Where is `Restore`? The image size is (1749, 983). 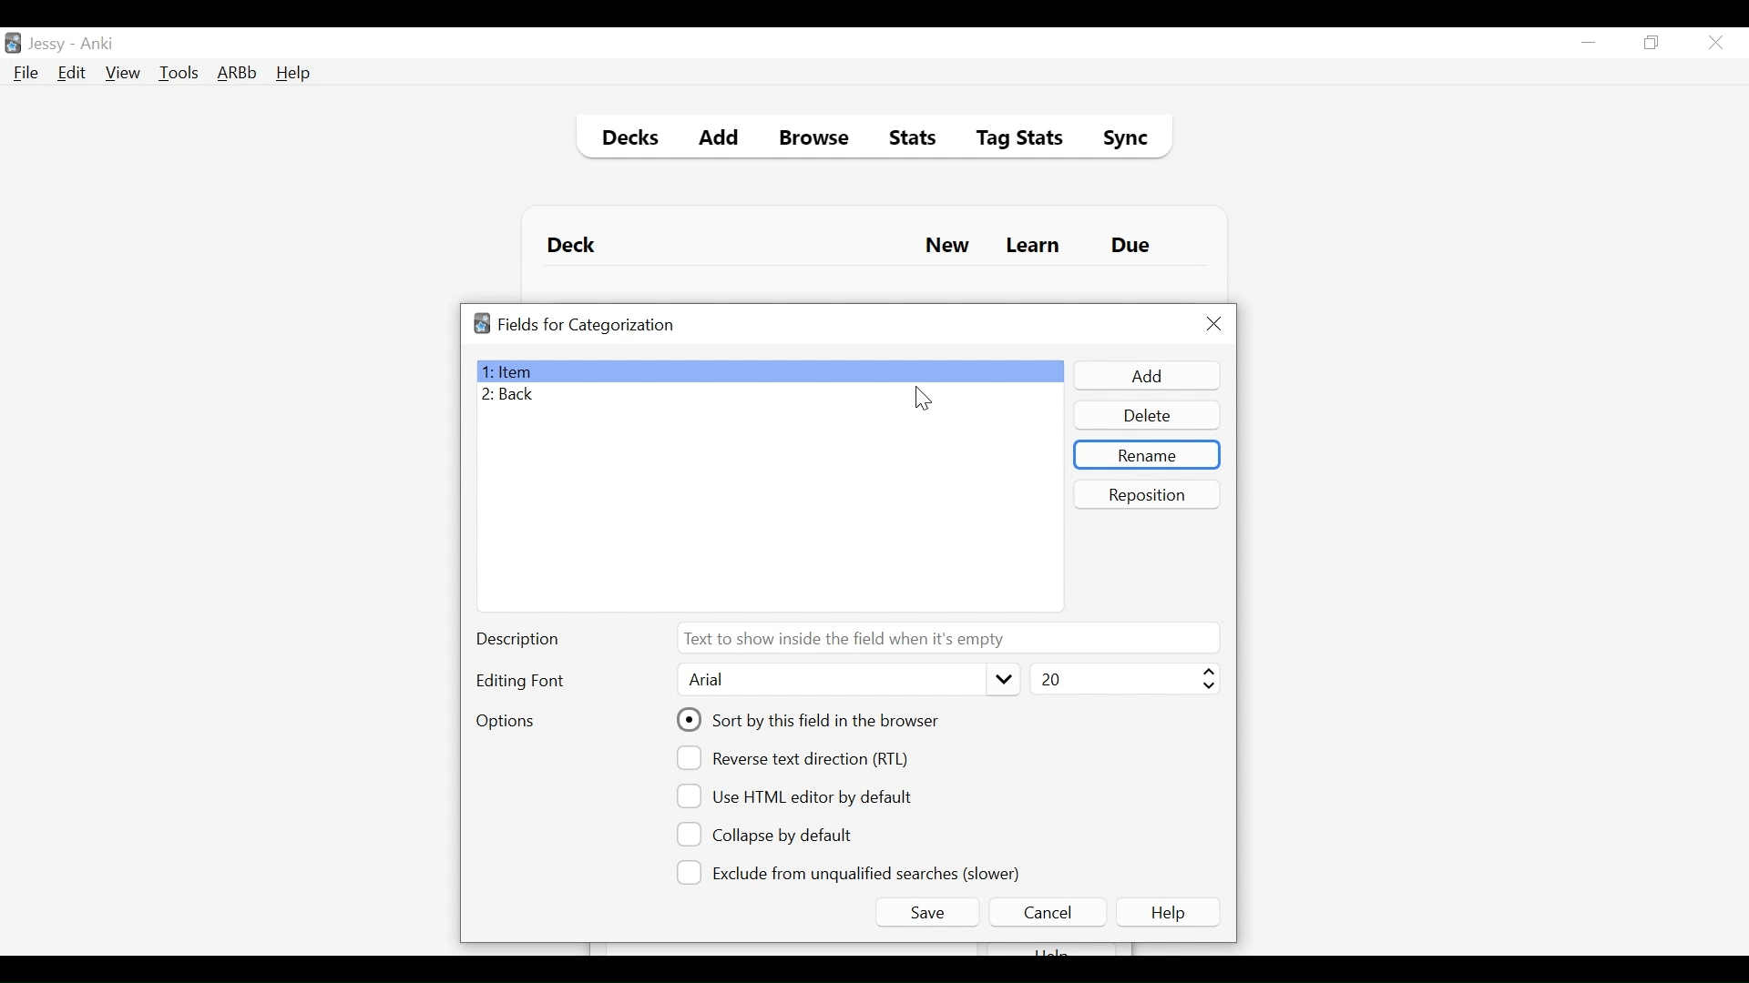 Restore is located at coordinates (1652, 44).